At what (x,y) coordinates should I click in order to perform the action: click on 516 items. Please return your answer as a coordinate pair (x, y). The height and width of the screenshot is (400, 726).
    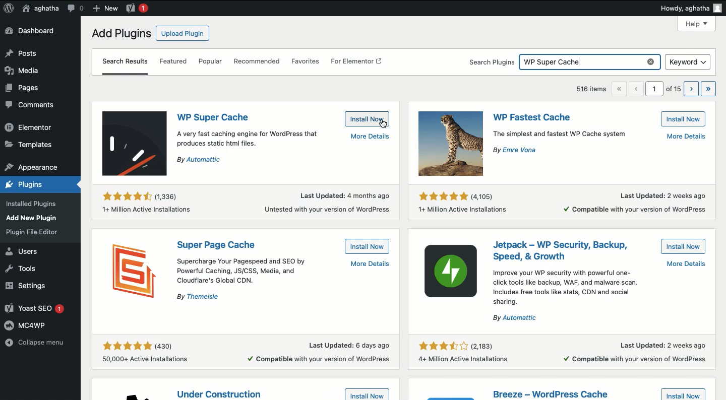
    Looking at the image, I should click on (589, 88).